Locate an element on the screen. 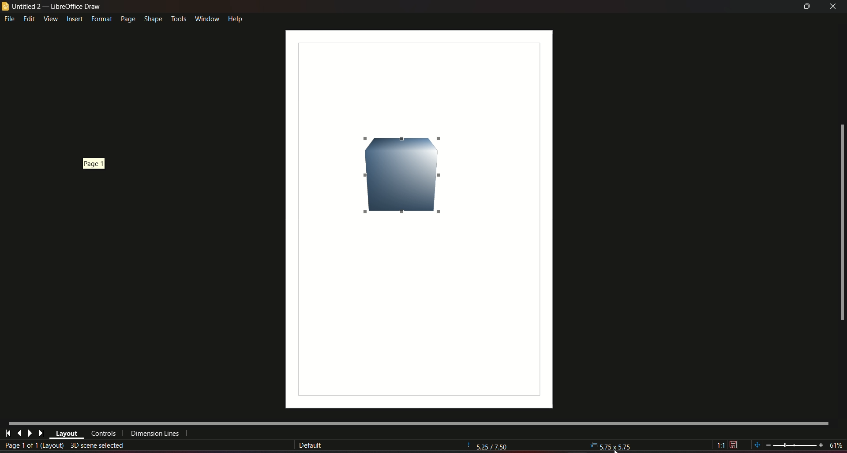 Image resolution: width=847 pixels, height=453 pixels. page 1 is located at coordinates (91, 163).